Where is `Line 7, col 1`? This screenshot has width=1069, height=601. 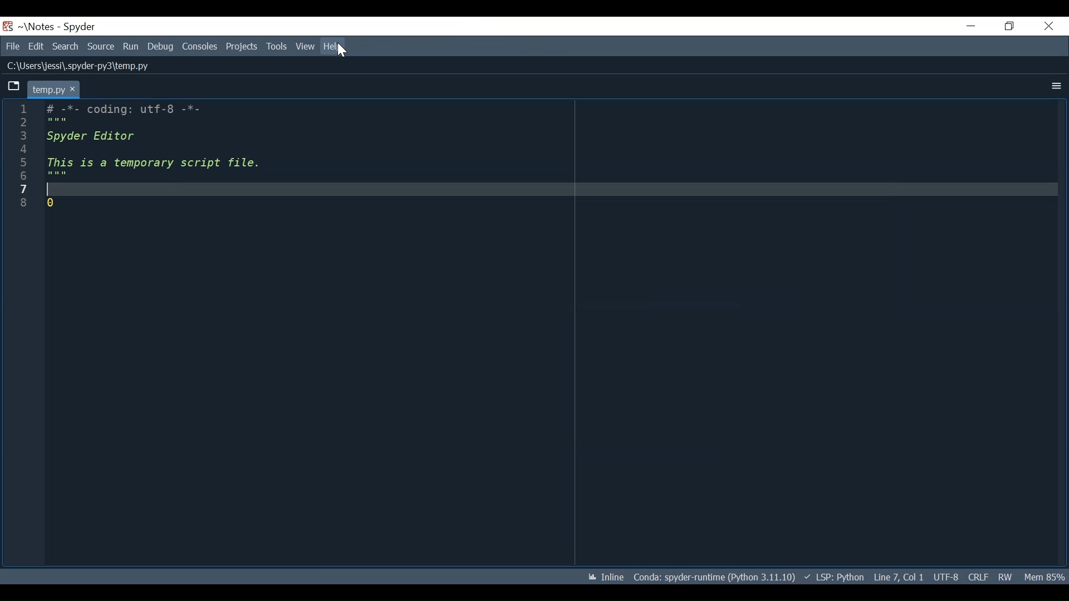
Line 7, col 1 is located at coordinates (899, 577).